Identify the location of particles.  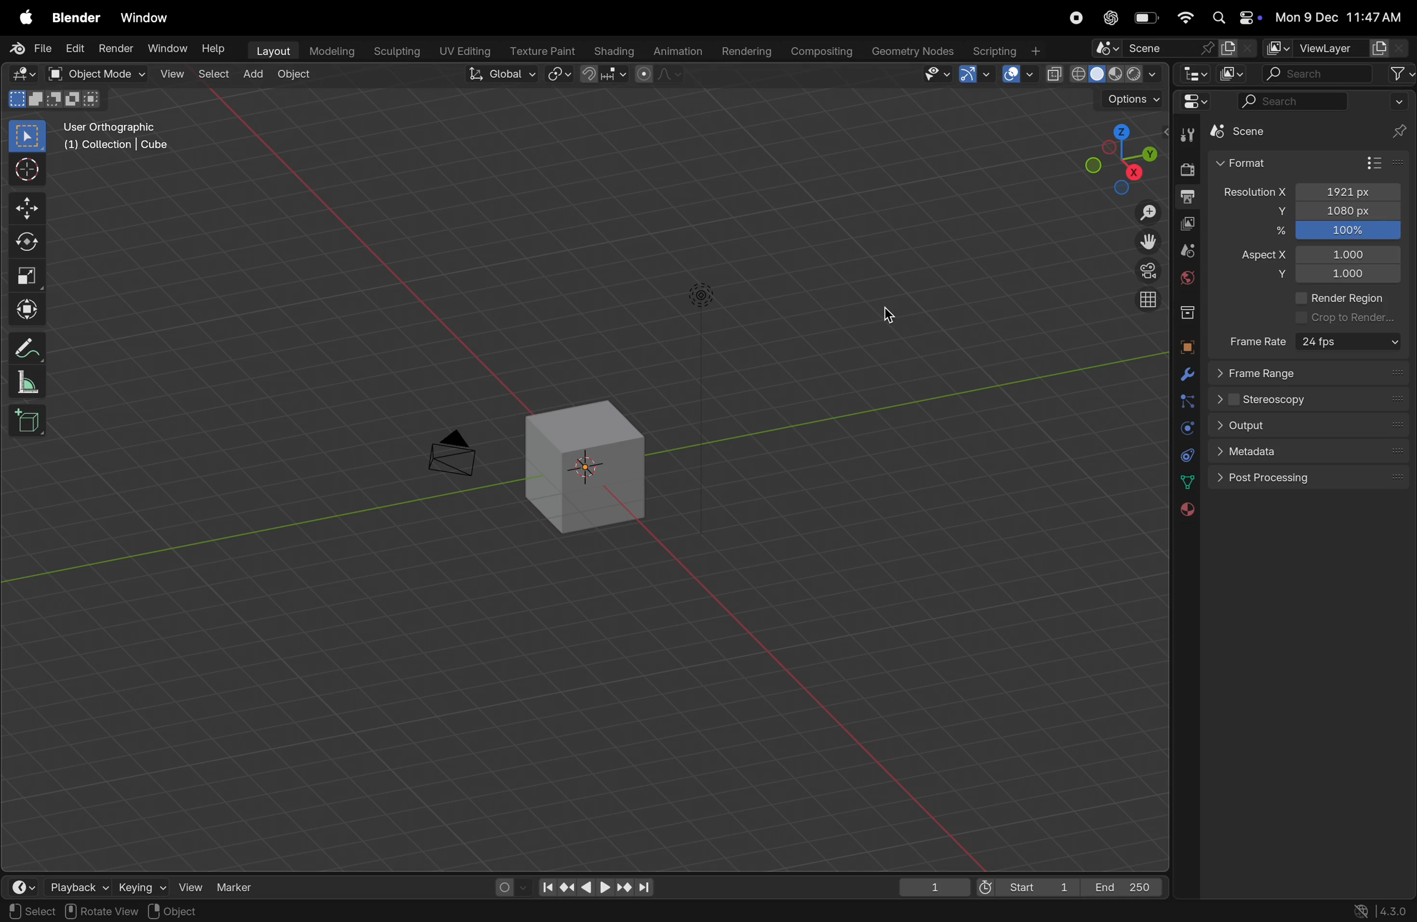
(1186, 400).